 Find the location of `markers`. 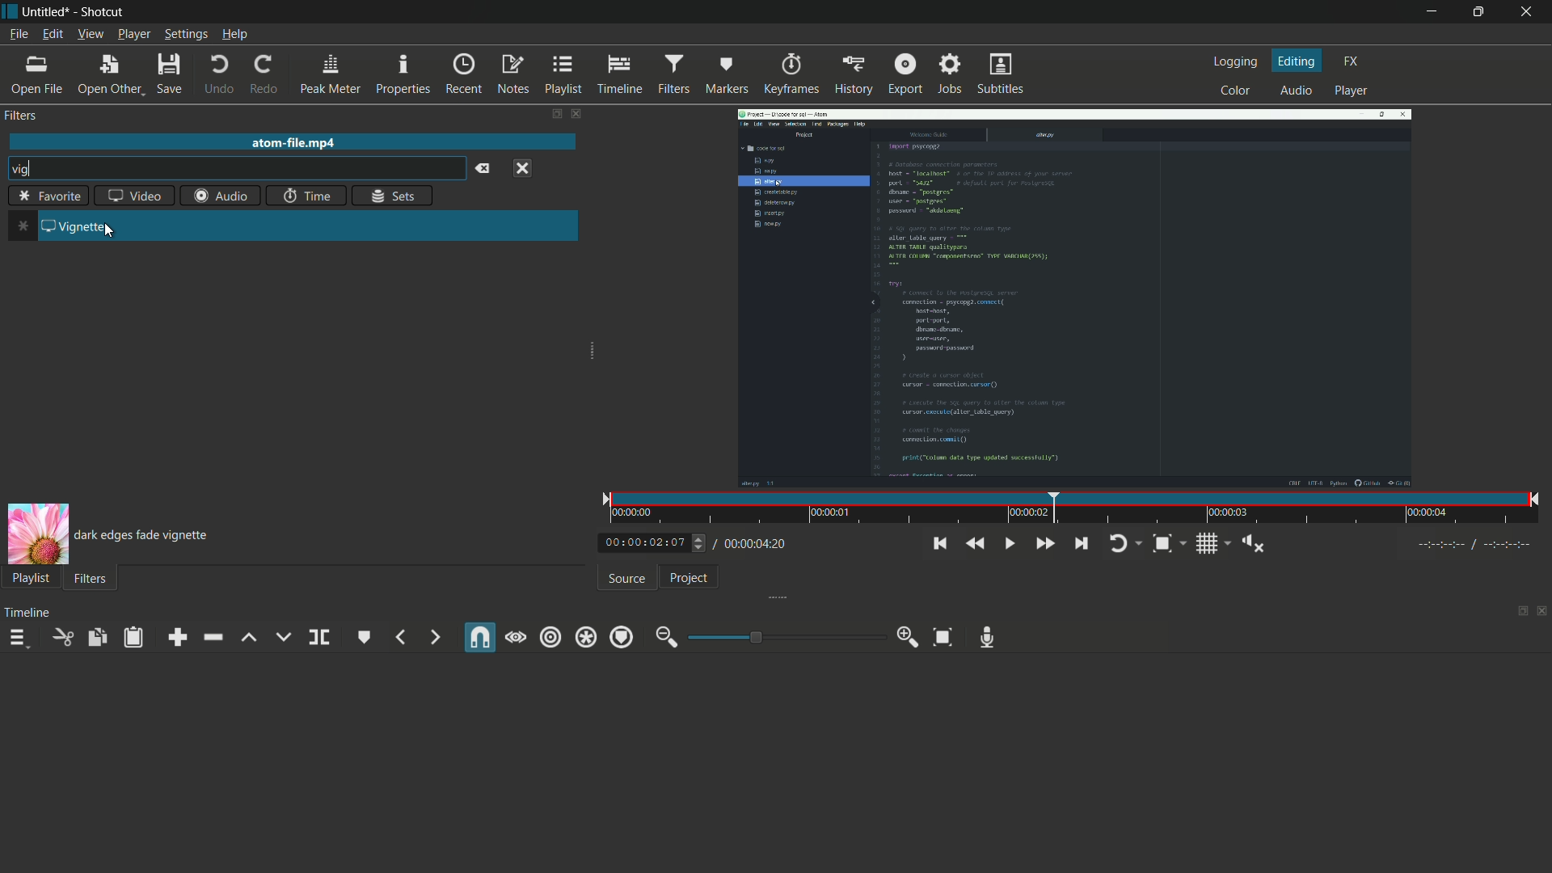

markers is located at coordinates (726, 75).